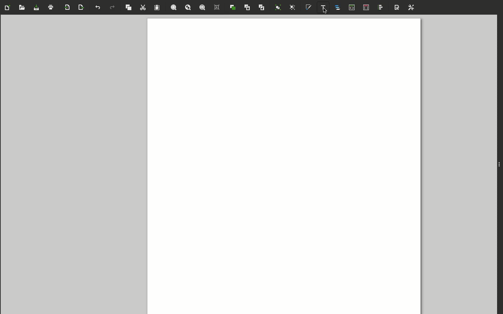  Describe the element at coordinates (367, 8) in the screenshot. I see `Selectors and CSS` at that location.